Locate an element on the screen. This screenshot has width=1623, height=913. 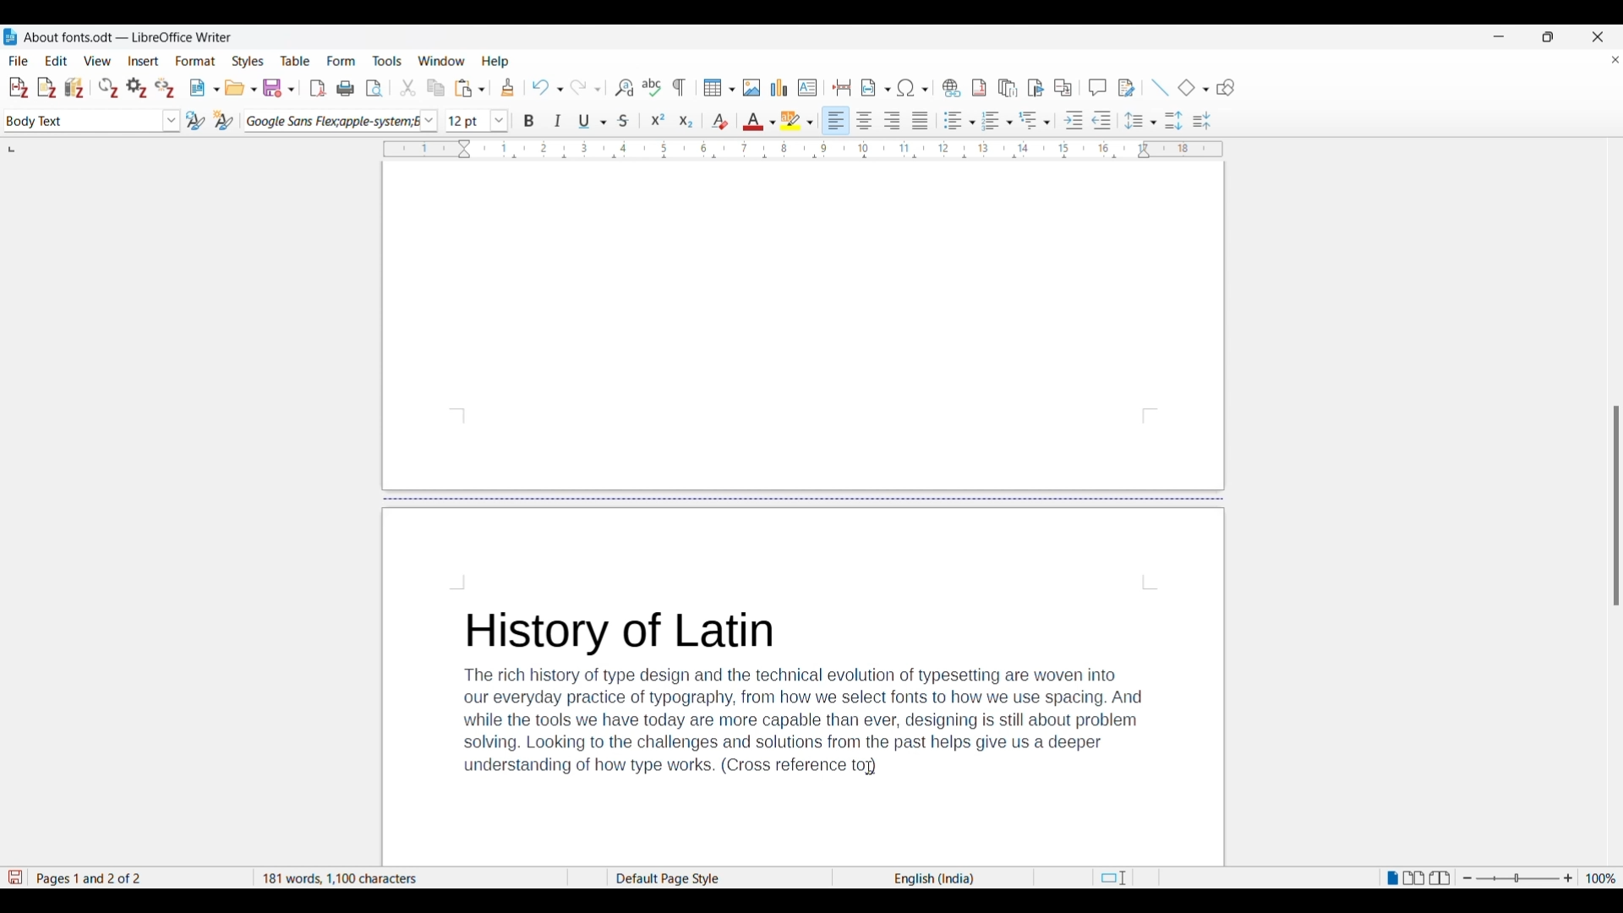
Italics is located at coordinates (559, 121).